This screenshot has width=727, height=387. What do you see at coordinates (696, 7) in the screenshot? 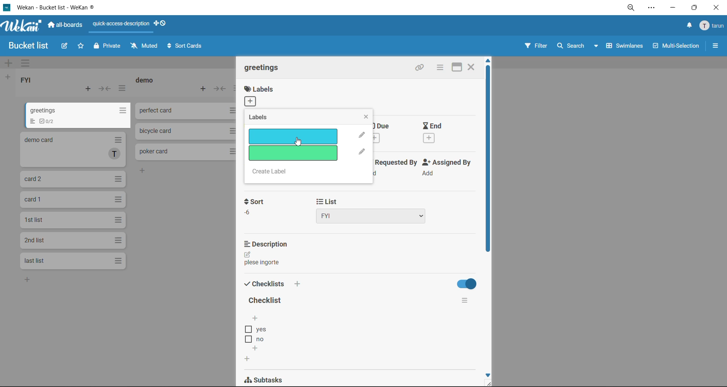
I see `maximize` at bounding box center [696, 7].